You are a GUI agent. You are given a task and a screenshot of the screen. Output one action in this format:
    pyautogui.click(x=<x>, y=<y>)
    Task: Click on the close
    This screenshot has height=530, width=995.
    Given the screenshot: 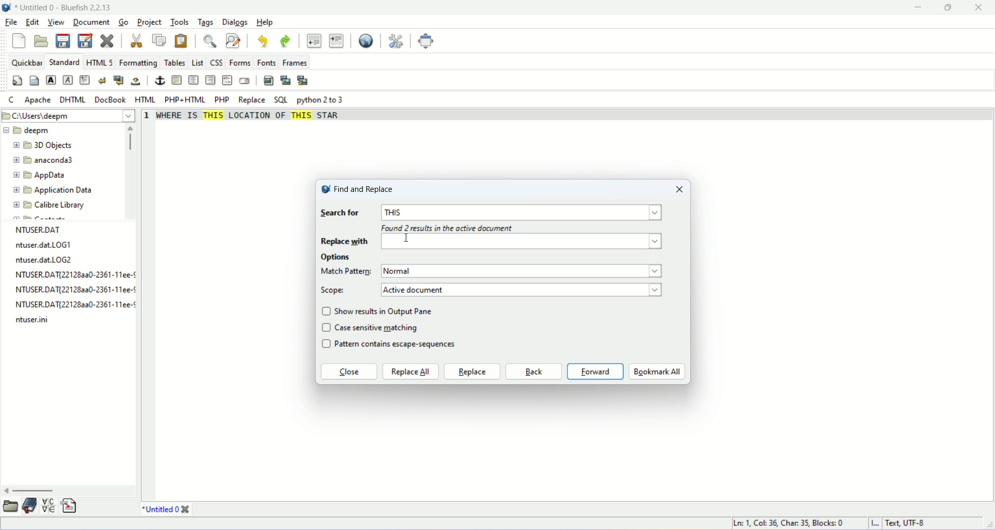 What is the action you would take?
    pyautogui.click(x=107, y=40)
    